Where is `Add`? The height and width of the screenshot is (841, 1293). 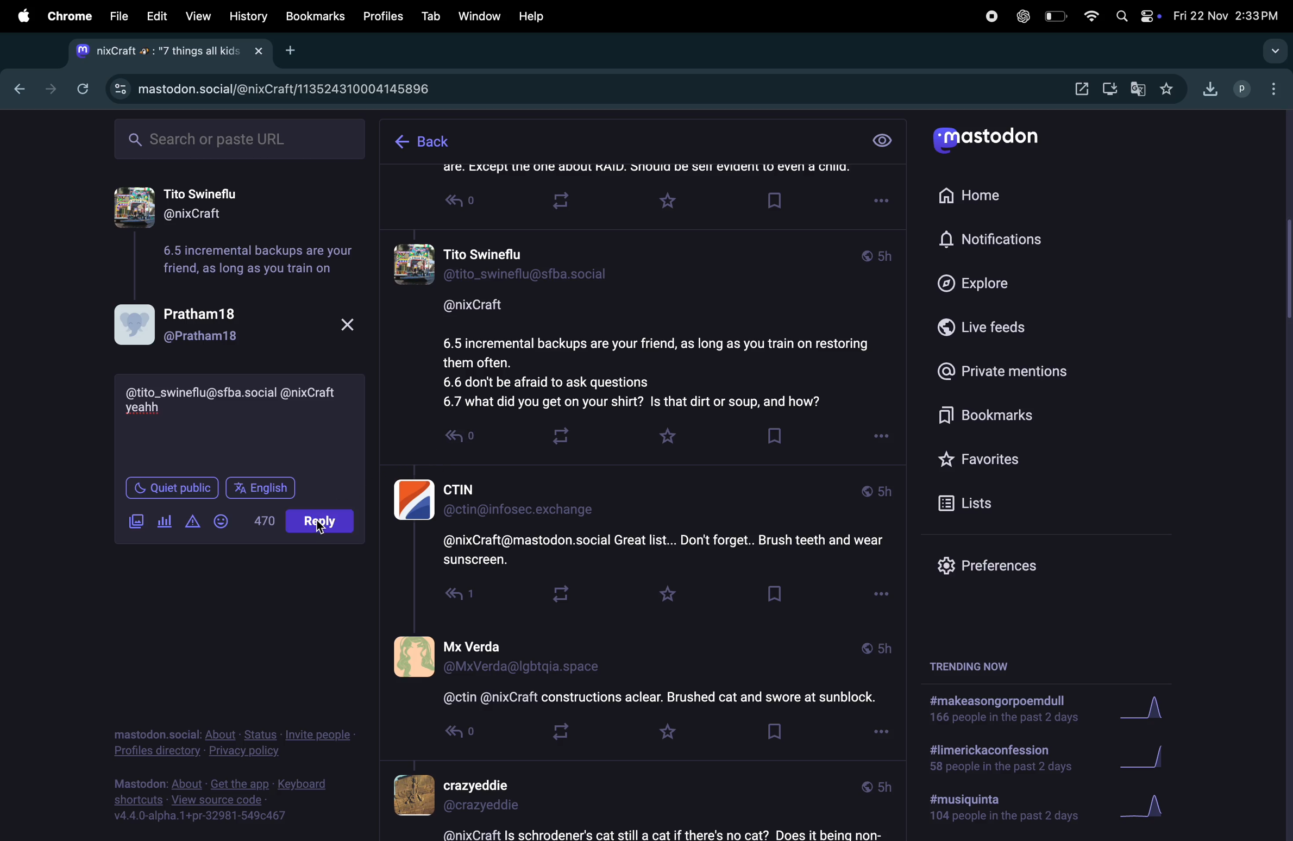 Add is located at coordinates (296, 50).